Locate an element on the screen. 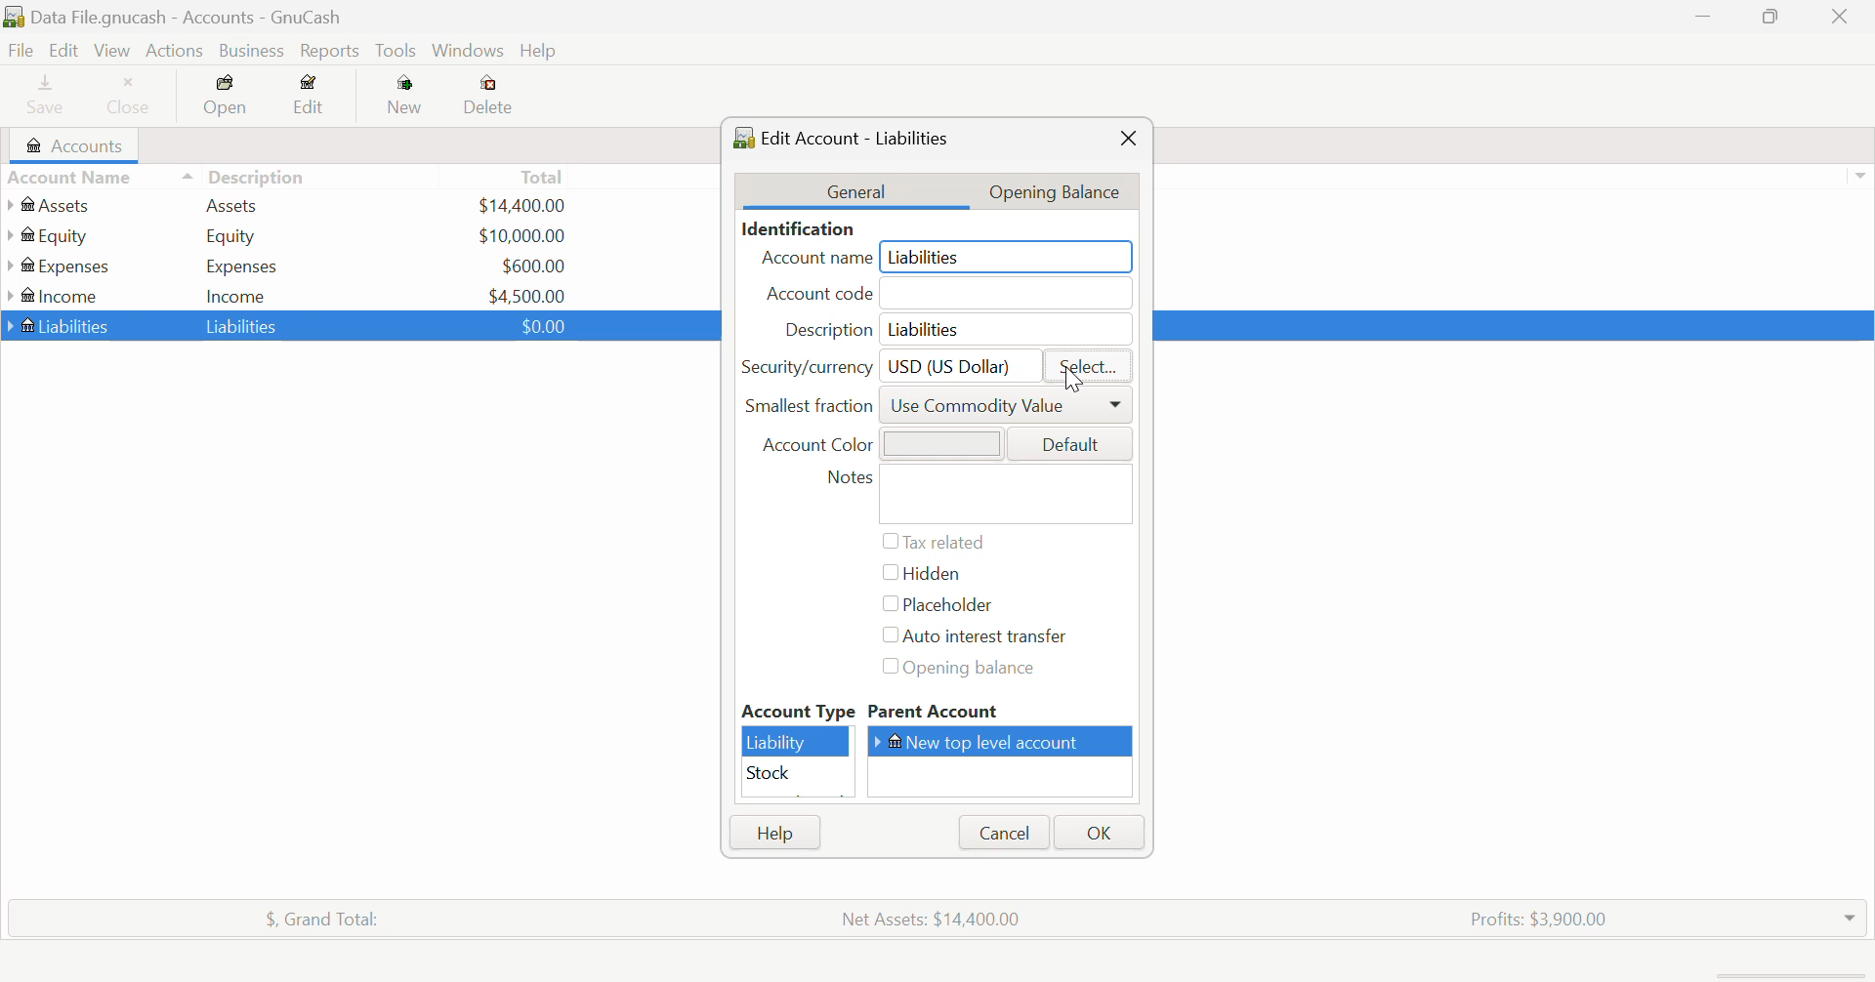 This screenshot has height=982, width=1875. Close is located at coordinates (130, 98).